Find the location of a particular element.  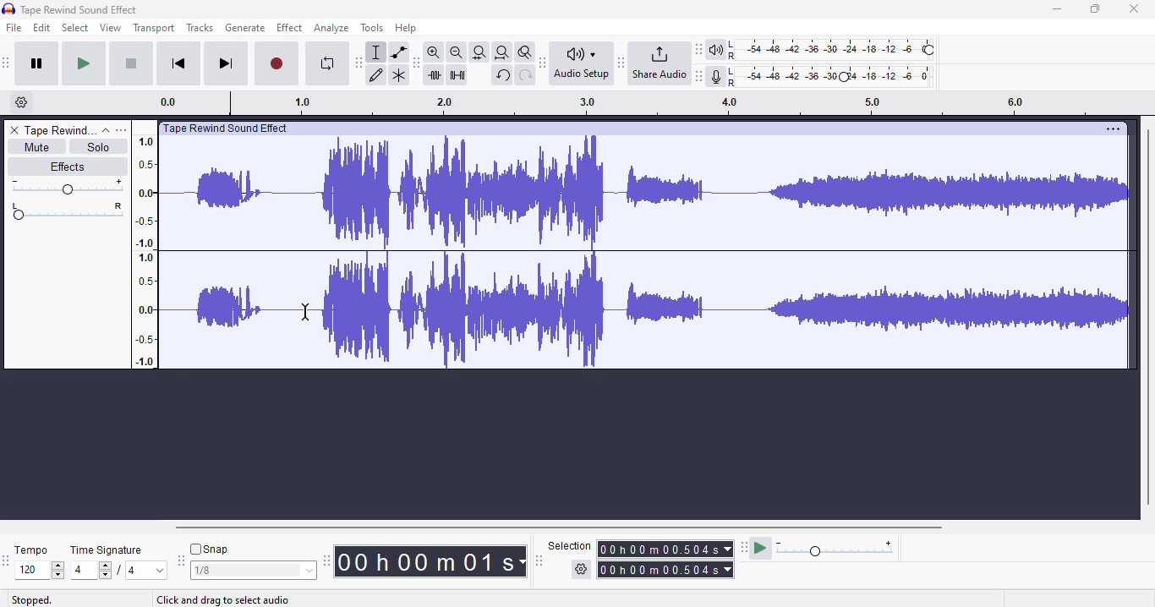

open menu is located at coordinates (121, 130).